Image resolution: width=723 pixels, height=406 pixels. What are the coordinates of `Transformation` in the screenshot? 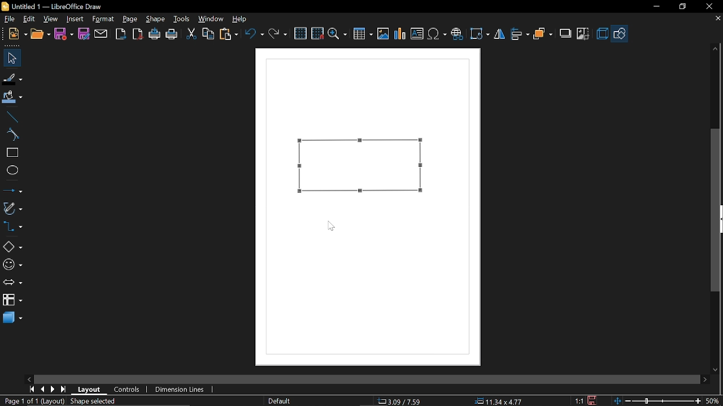 It's located at (479, 35).